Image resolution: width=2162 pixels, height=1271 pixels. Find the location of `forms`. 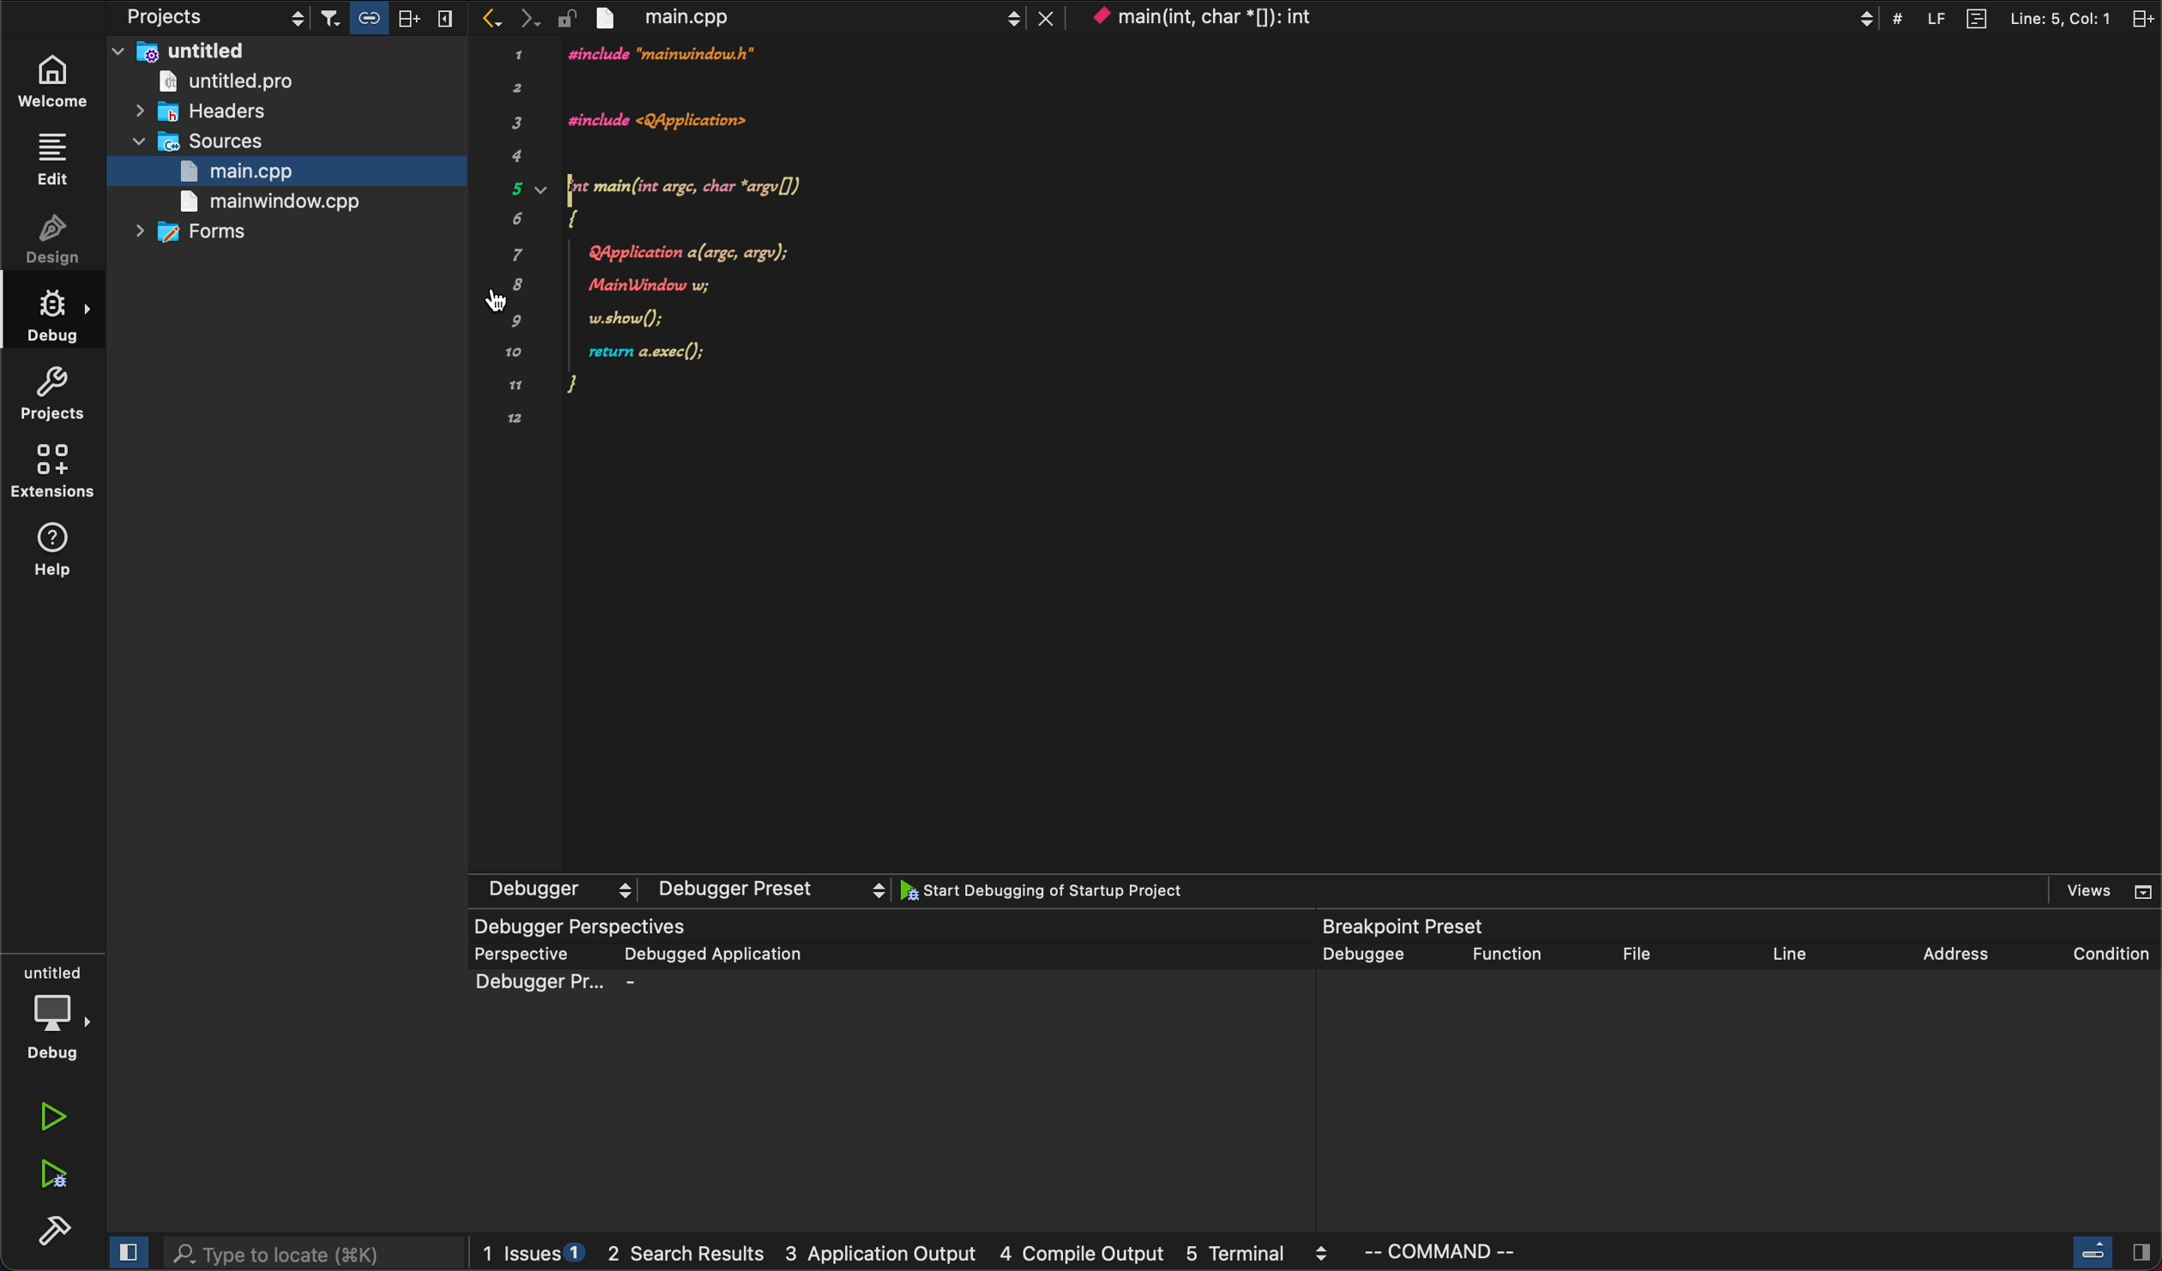

forms is located at coordinates (220, 235).